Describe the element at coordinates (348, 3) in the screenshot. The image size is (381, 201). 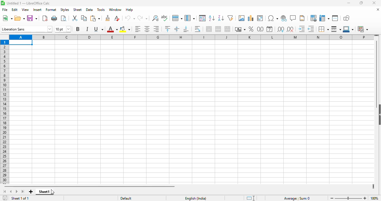
I see `minimize` at that location.